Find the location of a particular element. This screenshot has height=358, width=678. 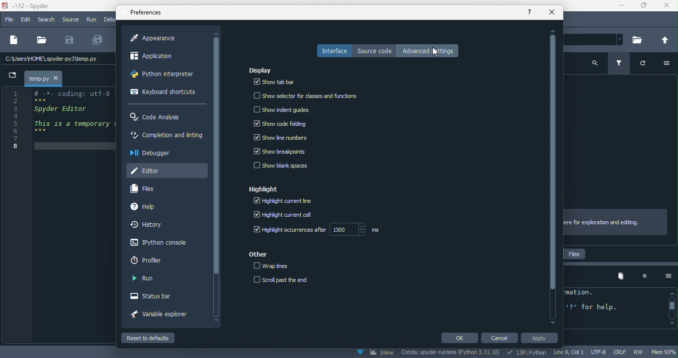

search is located at coordinates (595, 62).